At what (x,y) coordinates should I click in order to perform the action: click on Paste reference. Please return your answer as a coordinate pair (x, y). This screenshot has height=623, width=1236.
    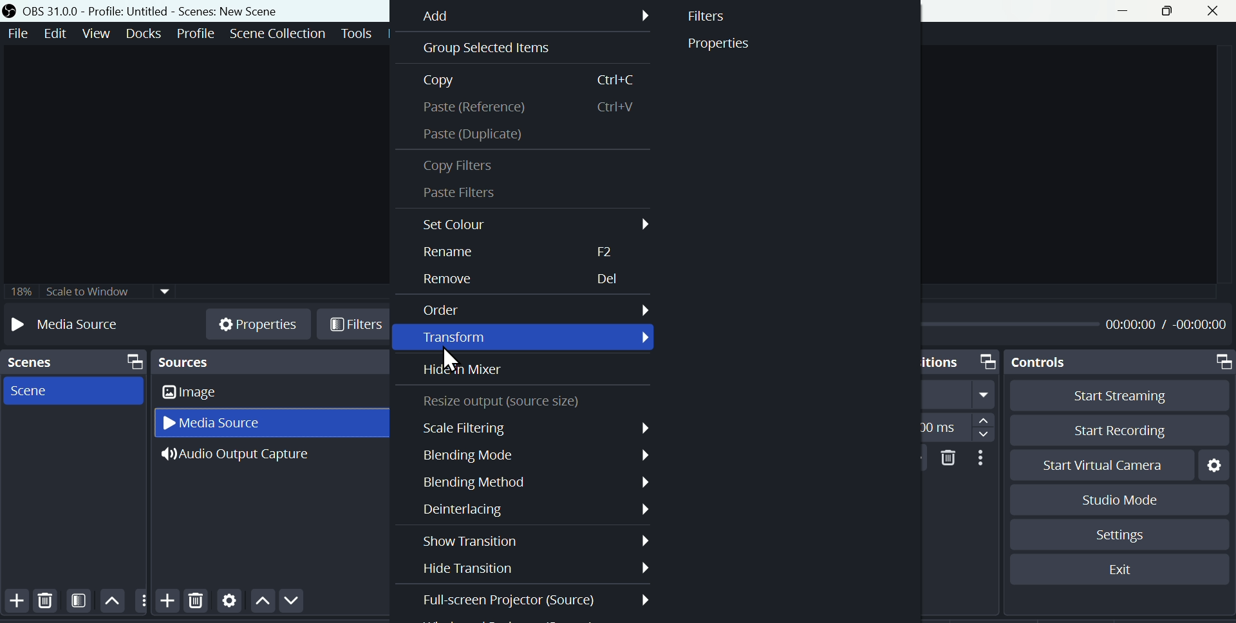
    Looking at the image, I should click on (526, 110).